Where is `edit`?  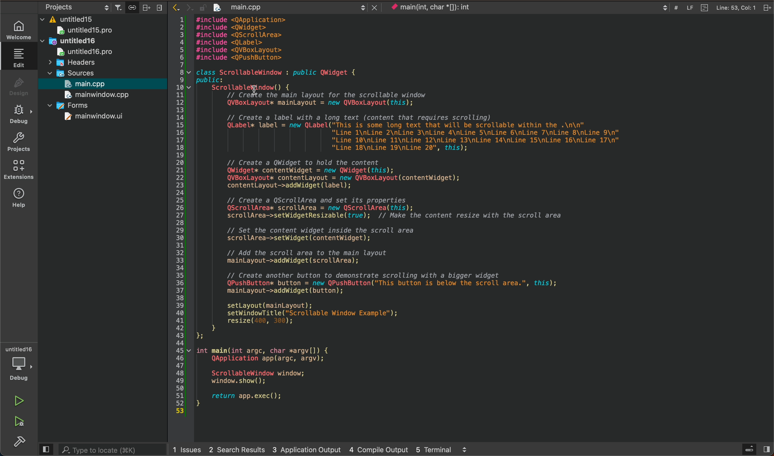
edit is located at coordinates (18, 58).